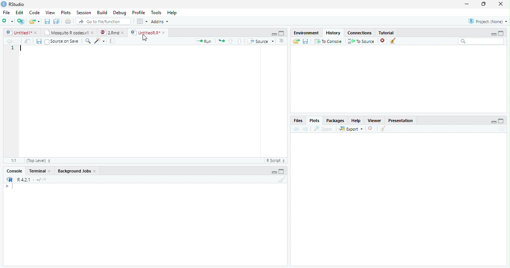  What do you see at coordinates (122, 33) in the screenshot?
I see `close` at bounding box center [122, 33].